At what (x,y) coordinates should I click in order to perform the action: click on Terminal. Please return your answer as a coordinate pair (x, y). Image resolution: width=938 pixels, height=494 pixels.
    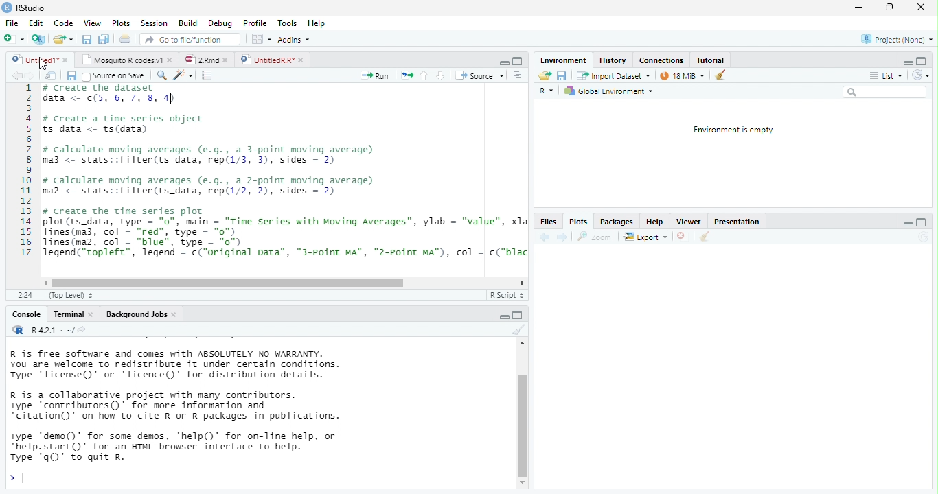
    Looking at the image, I should click on (68, 314).